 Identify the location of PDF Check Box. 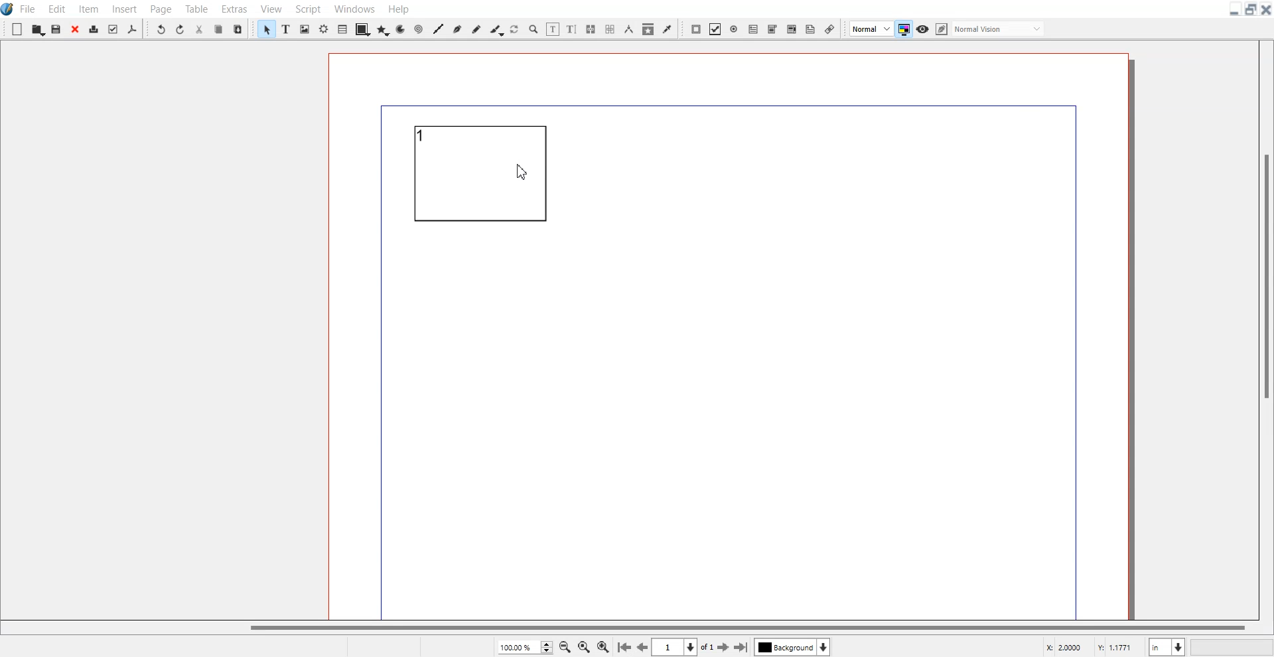
(716, 29).